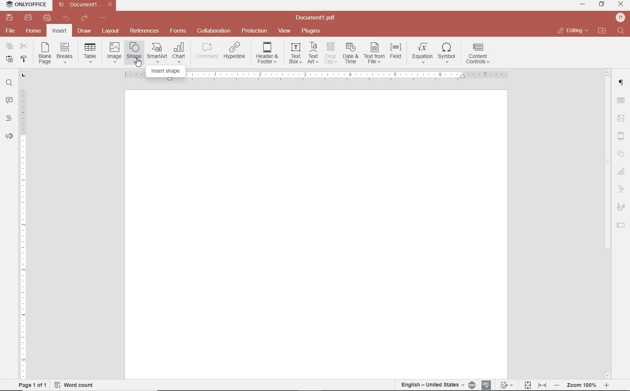  I want to click on cut, so click(23, 47).